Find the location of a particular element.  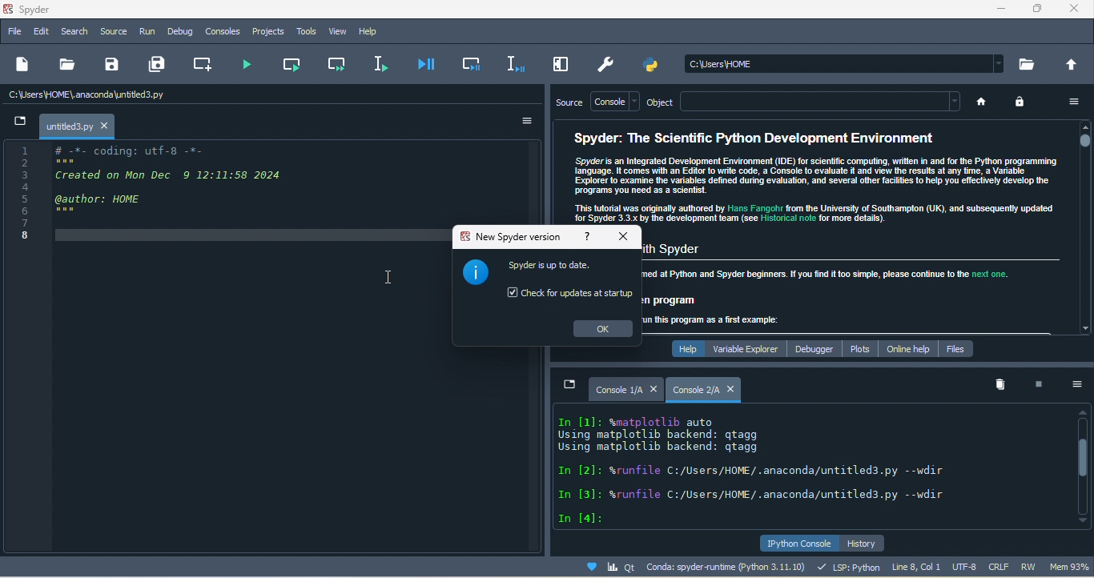

minimize is located at coordinates (21, 123).